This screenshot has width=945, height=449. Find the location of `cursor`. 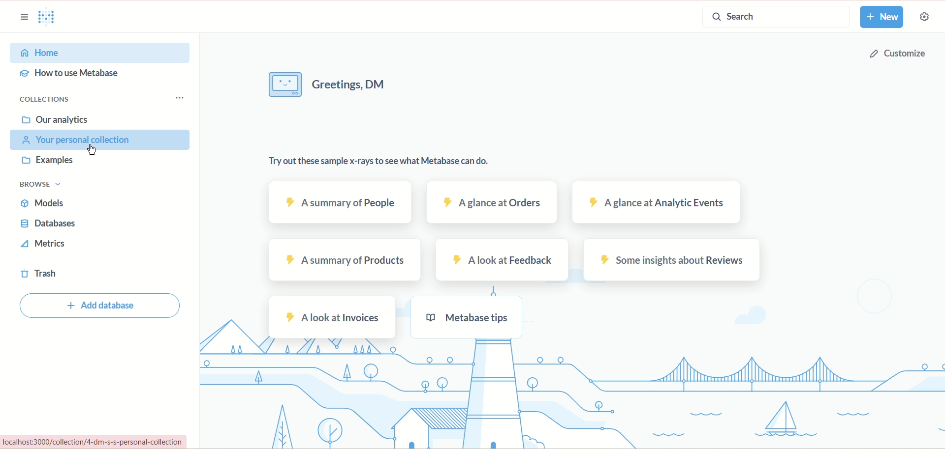

cursor is located at coordinates (93, 151).